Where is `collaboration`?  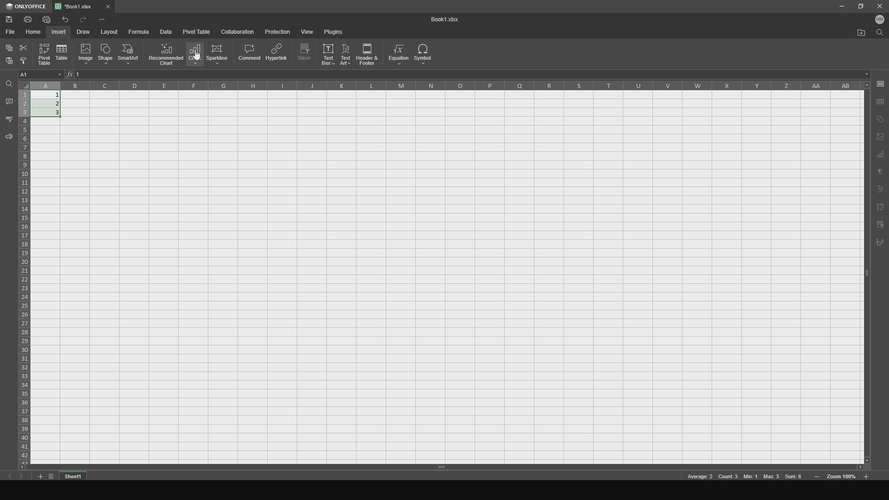
collaboration is located at coordinates (238, 32).